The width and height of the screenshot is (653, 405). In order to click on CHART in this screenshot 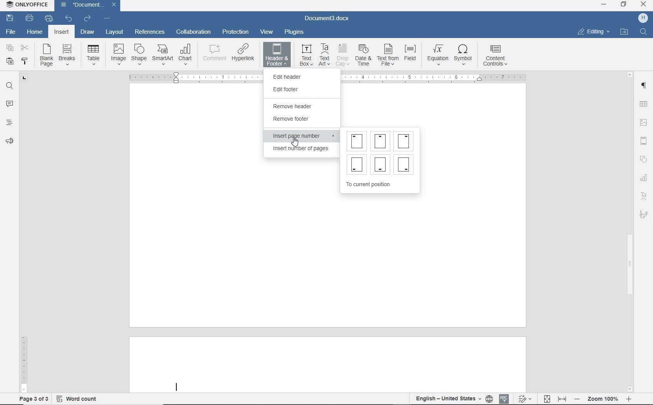, I will do `click(186, 55)`.